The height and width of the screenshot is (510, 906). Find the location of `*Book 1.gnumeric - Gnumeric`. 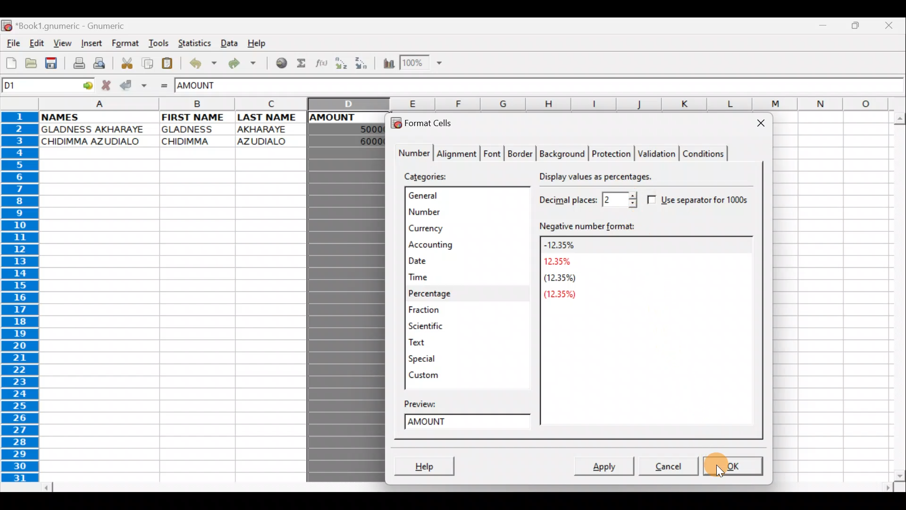

*Book 1.gnumeric - Gnumeric is located at coordinates (77, 27).